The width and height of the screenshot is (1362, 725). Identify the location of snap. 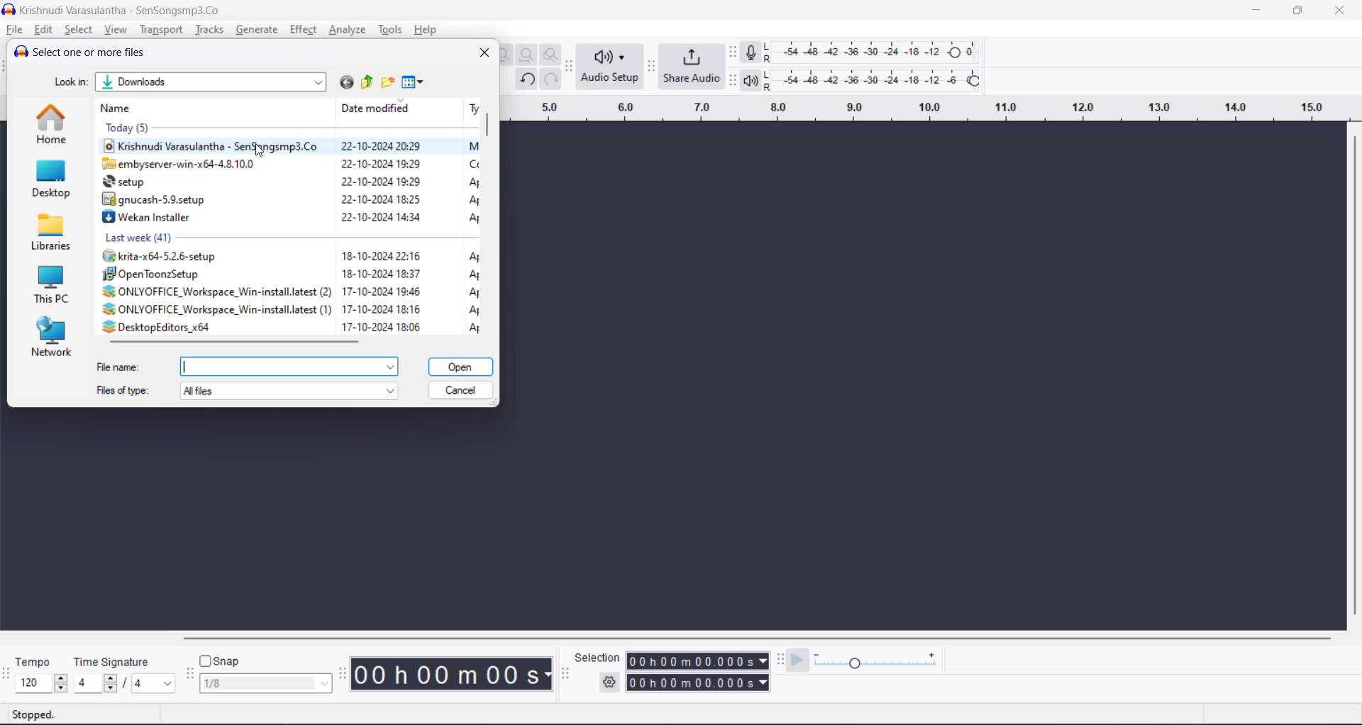
(220, 661).